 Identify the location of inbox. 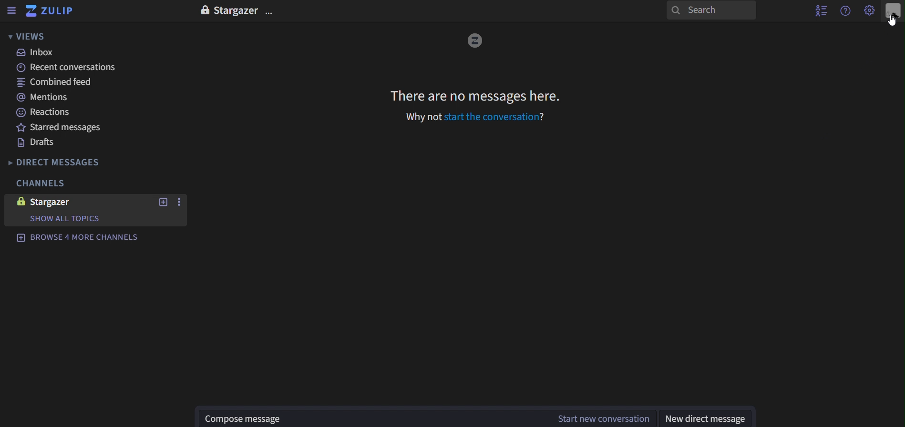
(39, 54).